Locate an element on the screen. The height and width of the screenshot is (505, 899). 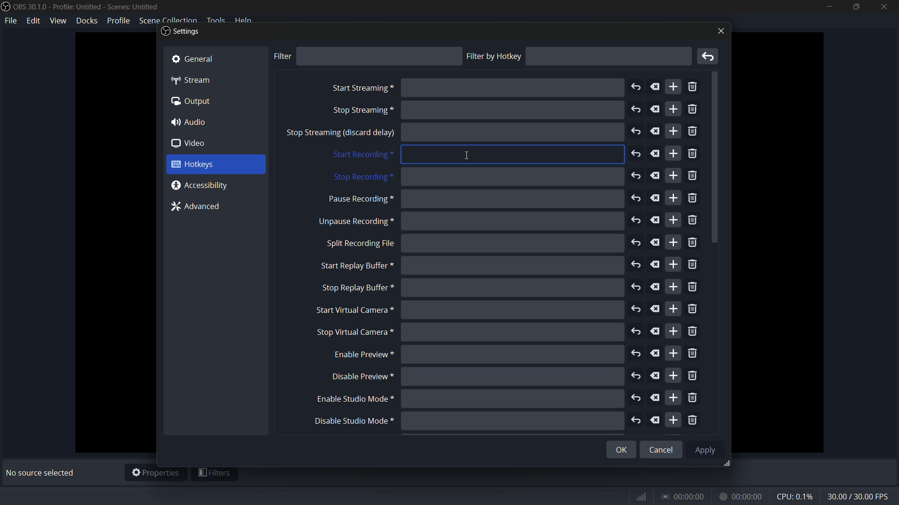
add more is located at coordinates (674, 331).